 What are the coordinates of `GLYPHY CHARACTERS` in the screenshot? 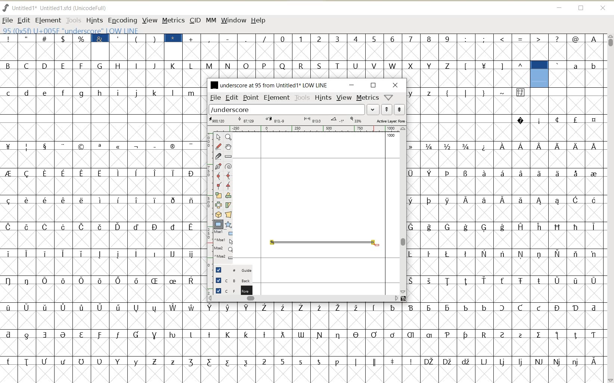 It's located at (579, 74).